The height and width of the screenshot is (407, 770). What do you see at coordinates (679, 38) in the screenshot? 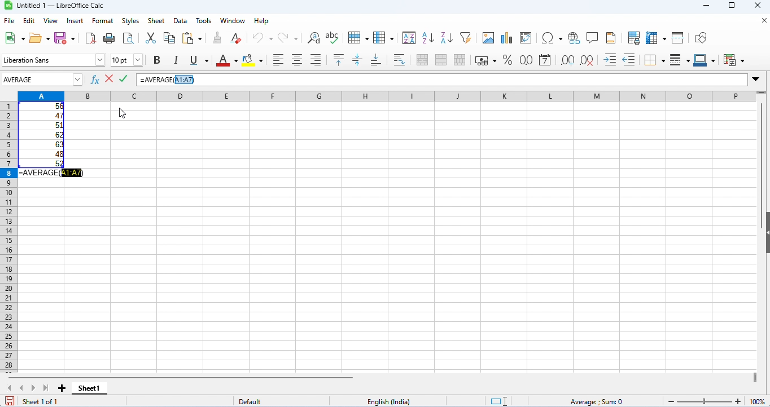
I see `split window` at bounding box center [679, 38].